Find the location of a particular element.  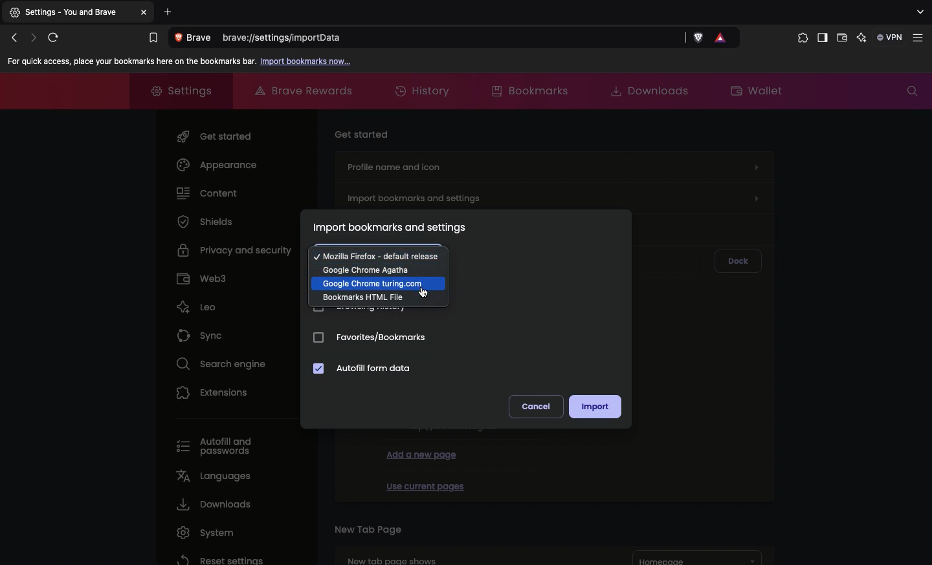

Content is located at coordinates (208, 192).